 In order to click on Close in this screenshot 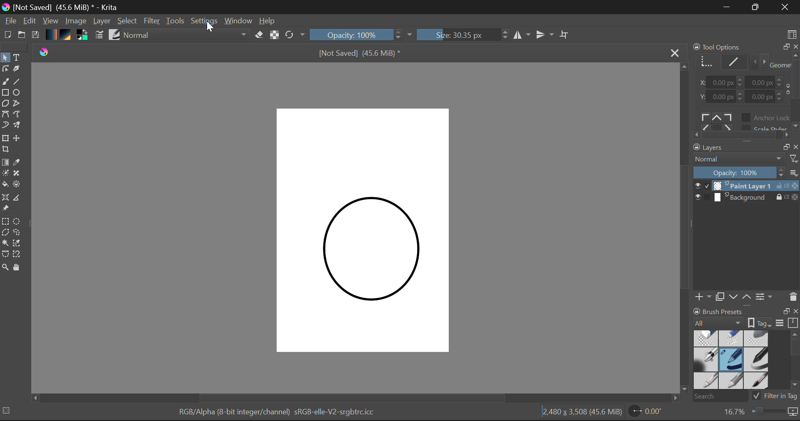, I will do `click(675, 52)`.